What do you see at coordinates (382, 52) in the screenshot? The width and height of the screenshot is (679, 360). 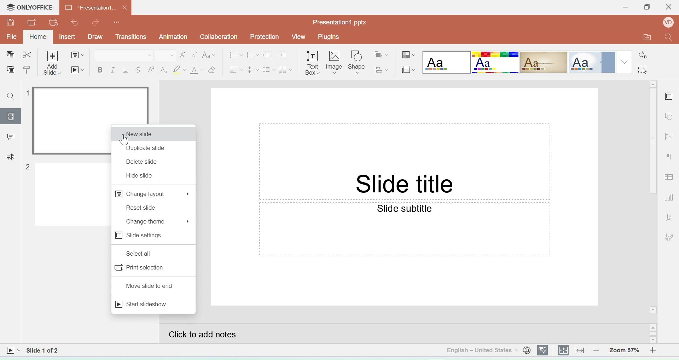 I see `Arrange shape` at bounding box center [382, 52].